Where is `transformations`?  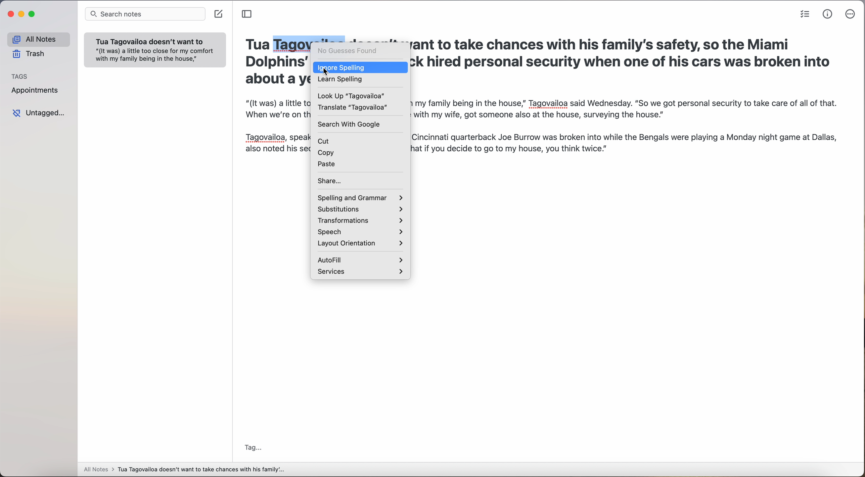 transformations is located at coordinates (359, 220).